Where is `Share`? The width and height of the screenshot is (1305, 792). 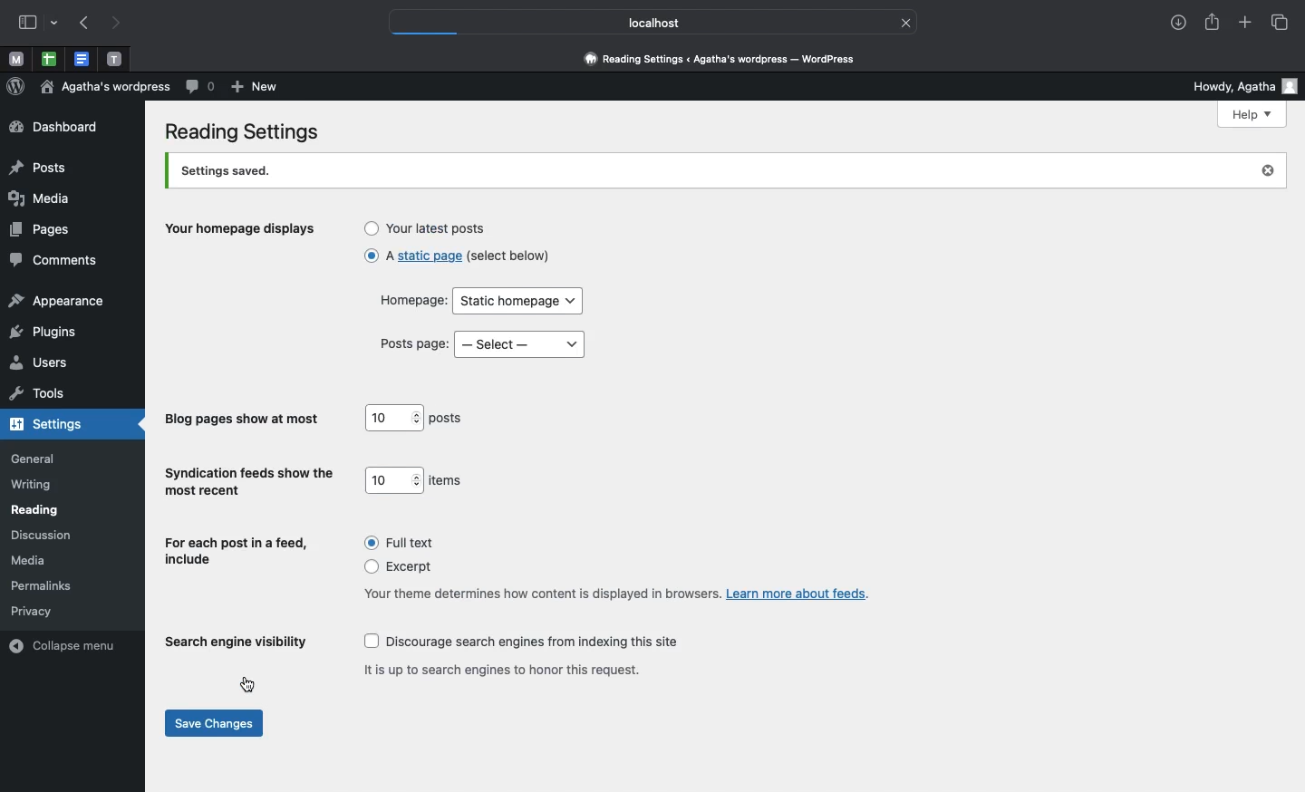 Share is located at coordinates (1209, 20).